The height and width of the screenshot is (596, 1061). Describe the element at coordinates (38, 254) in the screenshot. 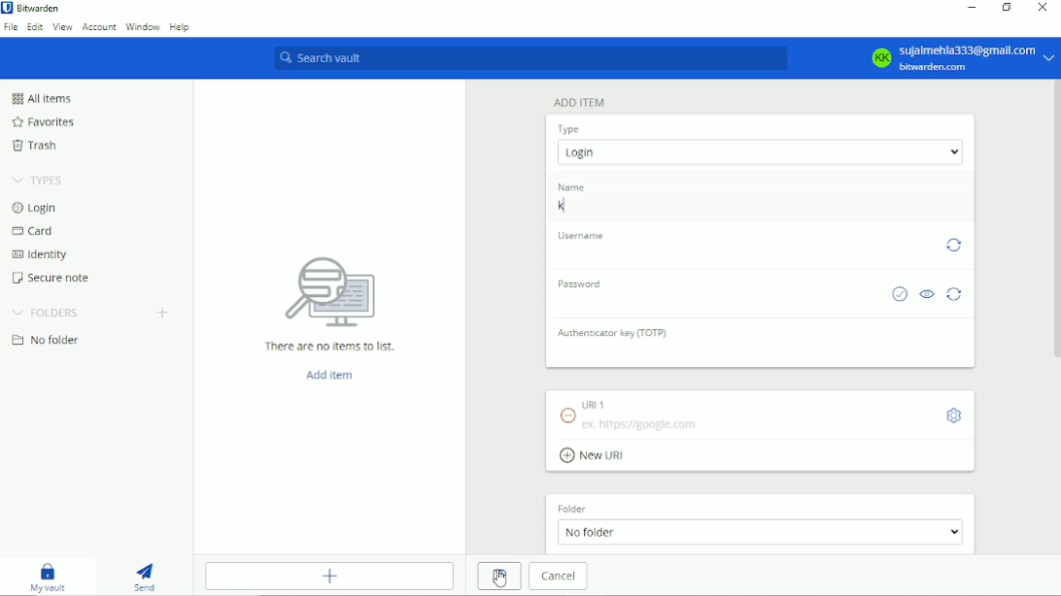

I see `Identity` at that location.